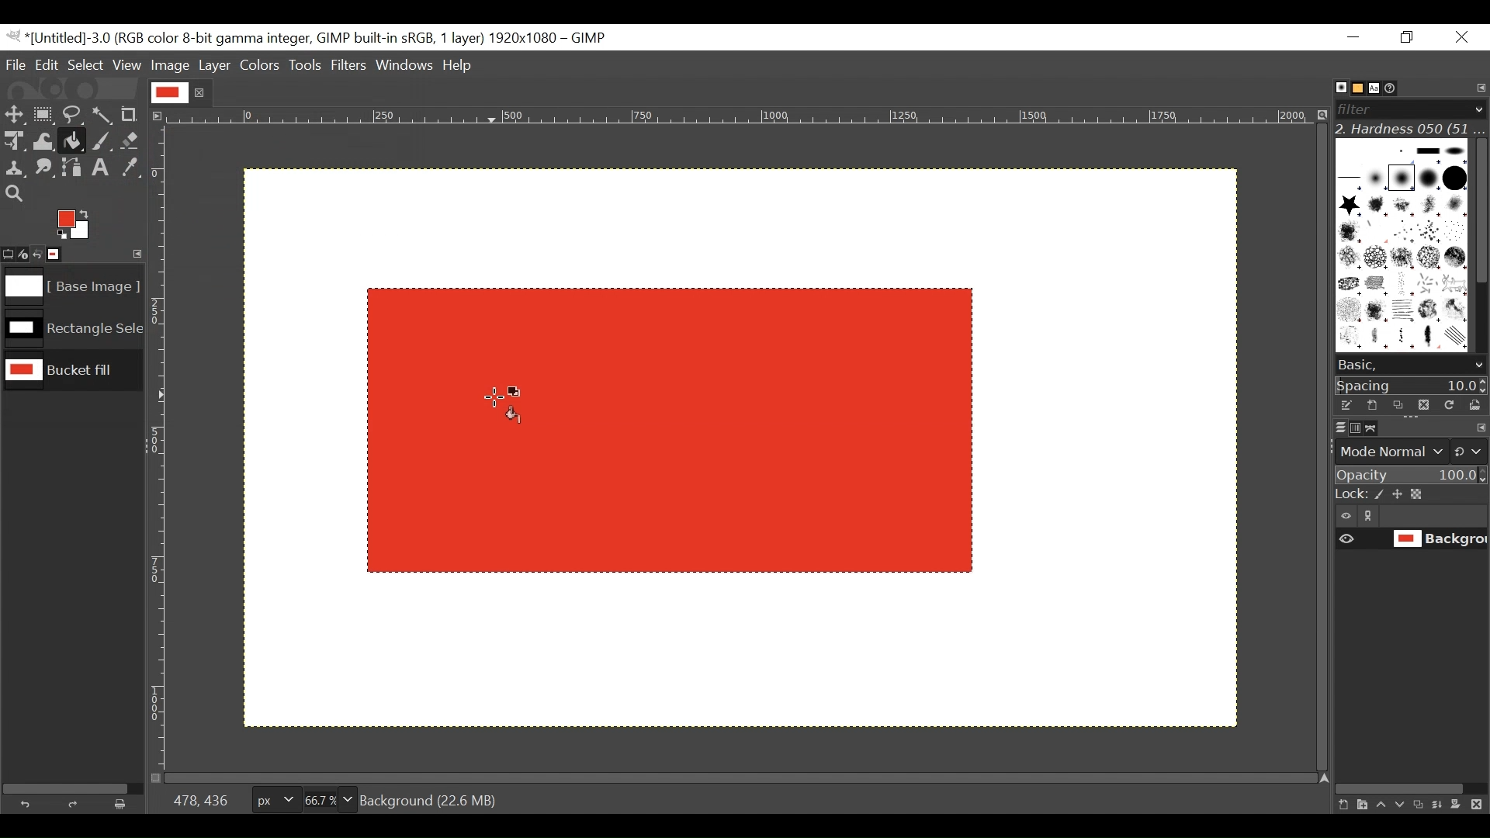 This screenshot has width=1490, height=838. Describe the element at coordinates (73, 142) in the screenshot. I see `Bucket Fill tool` at that location.